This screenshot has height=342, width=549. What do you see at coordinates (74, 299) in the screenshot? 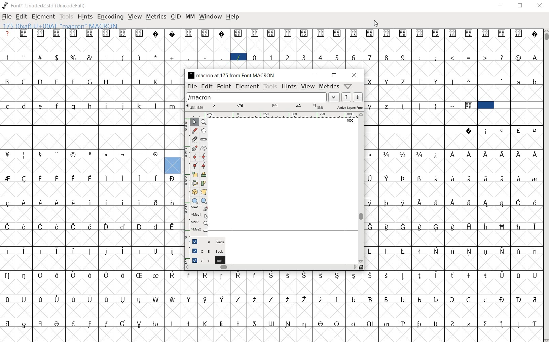
I see `Symbol` at bounding box center [74, 299].